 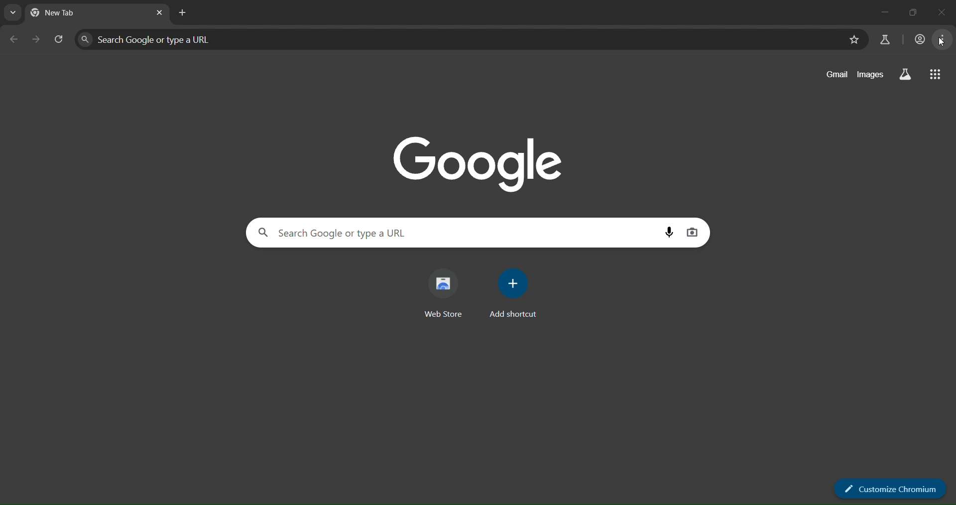 I want to click on images, so click(x=870, y=75).